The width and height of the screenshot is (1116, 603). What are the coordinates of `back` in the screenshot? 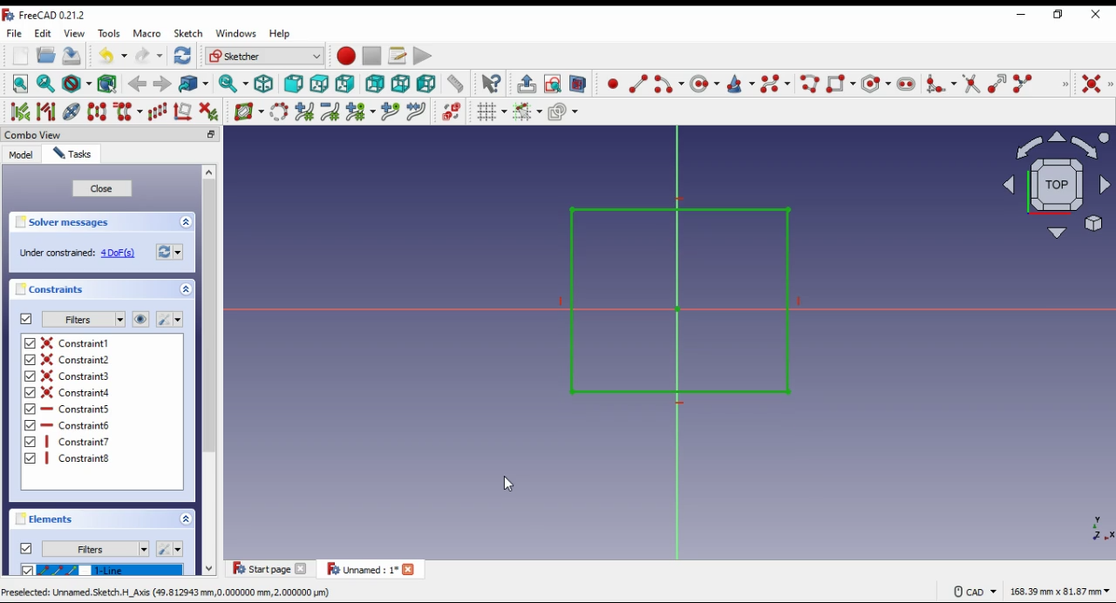 It's located at (139, 85).